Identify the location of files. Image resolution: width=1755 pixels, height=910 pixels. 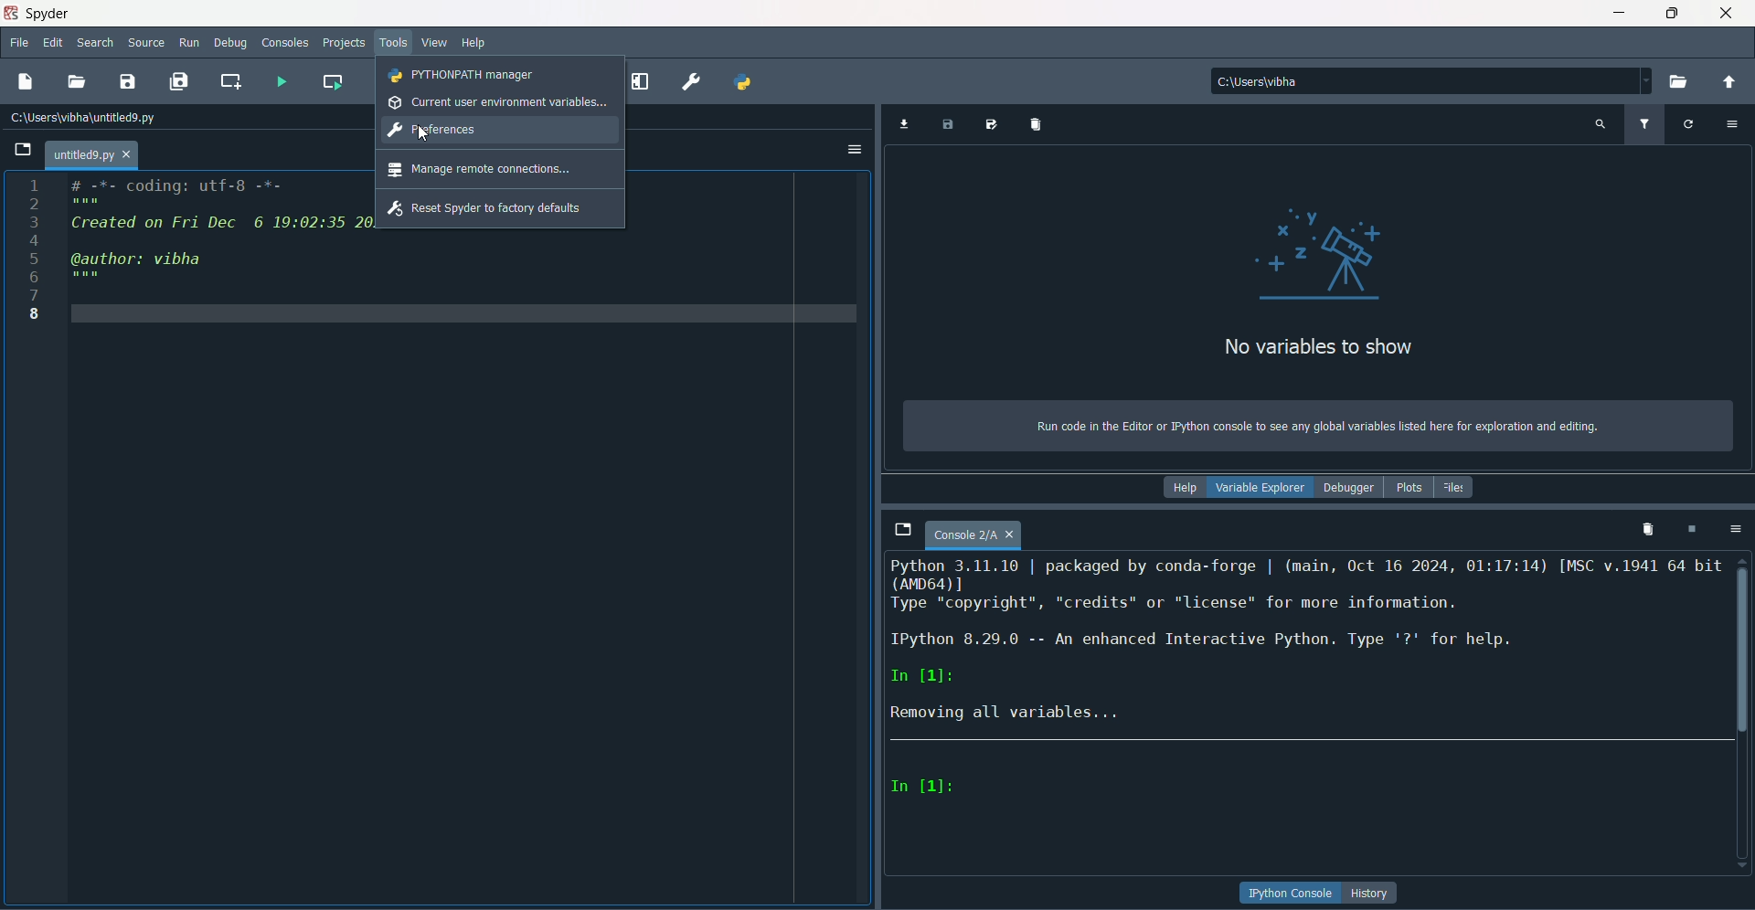
(1455, 487).